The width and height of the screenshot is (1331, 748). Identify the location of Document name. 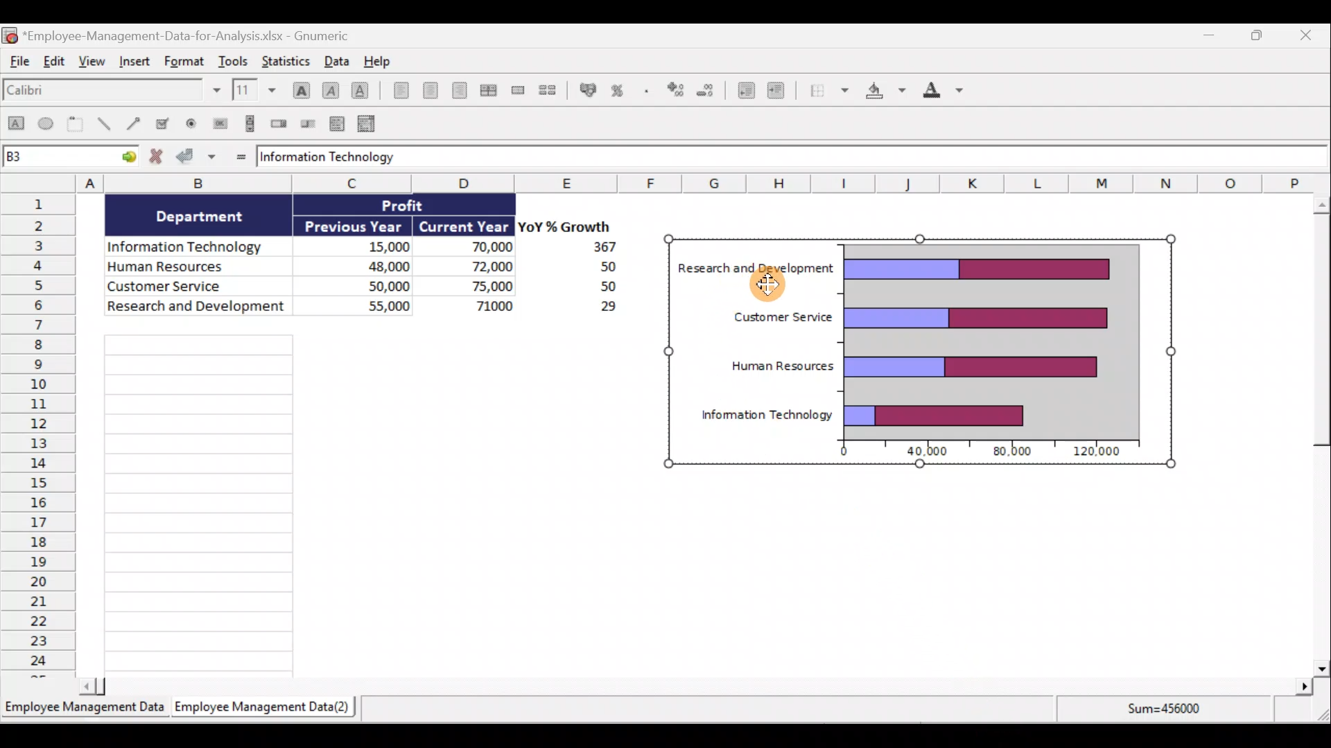
(177, 34).